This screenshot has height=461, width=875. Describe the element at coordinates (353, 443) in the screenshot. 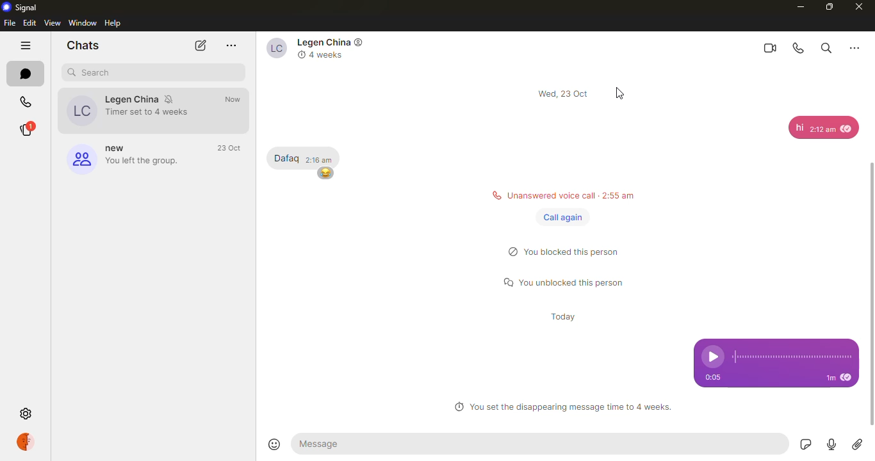

I see `message` at that location.